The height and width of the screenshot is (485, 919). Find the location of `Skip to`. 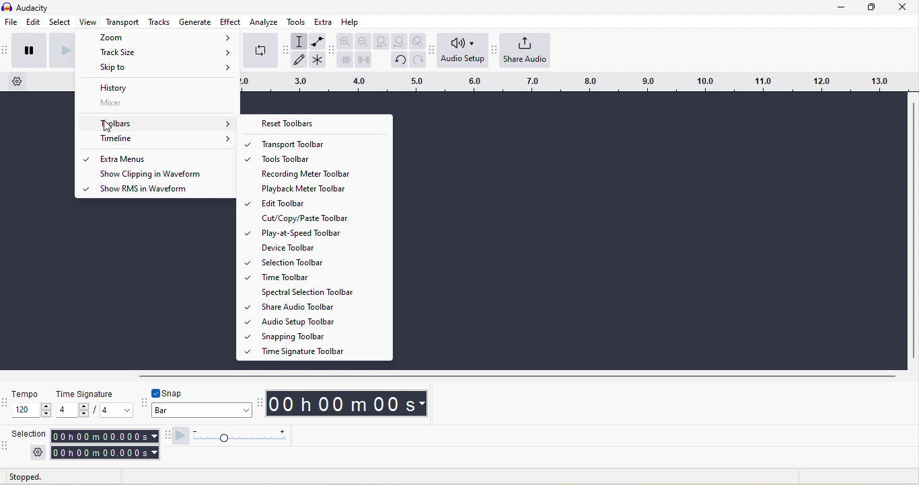

Skip to is located at coordinates (157, 68).